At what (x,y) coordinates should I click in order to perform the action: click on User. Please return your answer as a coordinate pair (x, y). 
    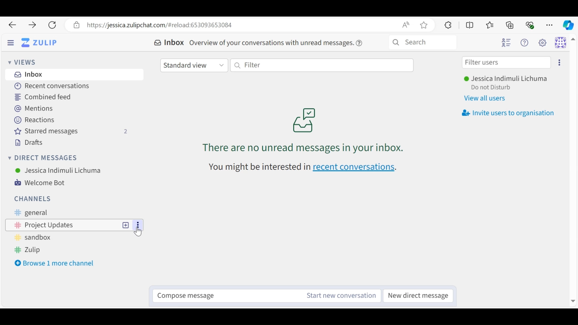
    Looking at the image, I should click on (508, 79).